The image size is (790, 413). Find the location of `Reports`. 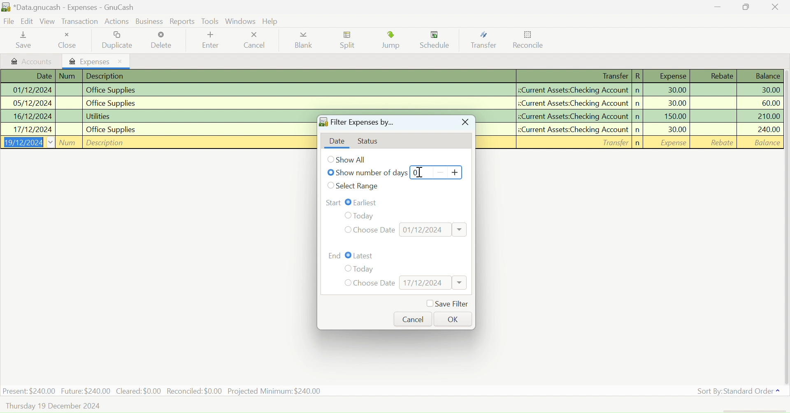

Reports is located at coordinates (183, 21).